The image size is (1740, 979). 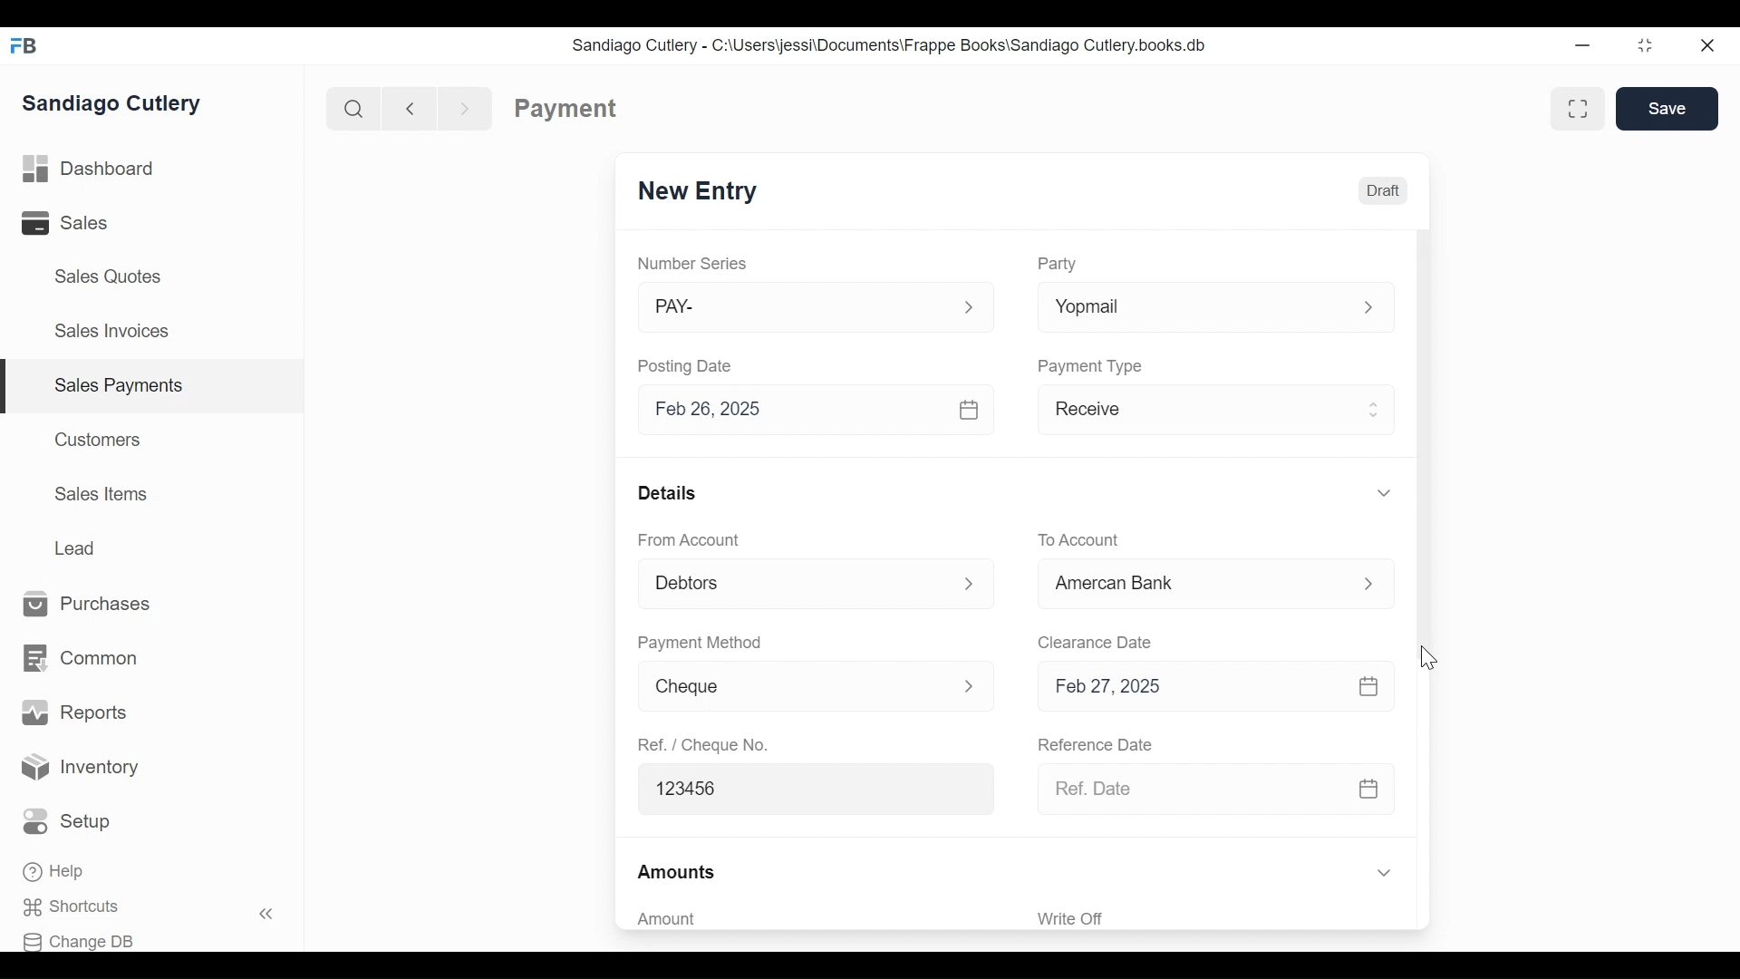 What do you see at coordinates (1667, 108) in the screenshot?
I see `Save` at bounding box center [1667, 108].